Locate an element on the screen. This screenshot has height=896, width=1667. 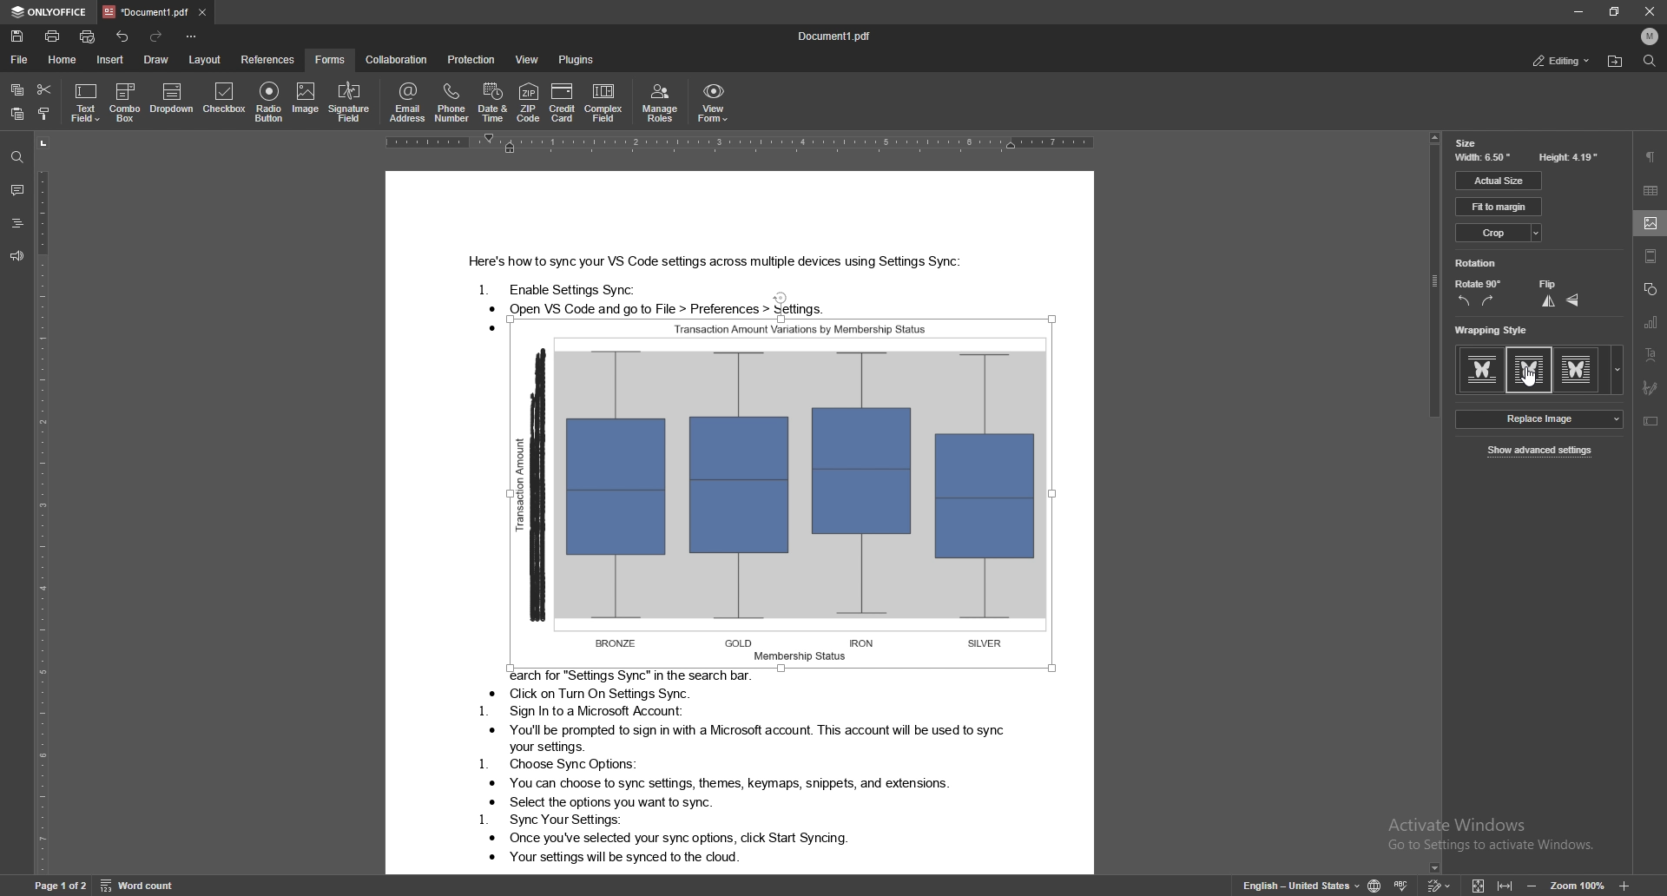
comment is located at coordinates (16, 190).